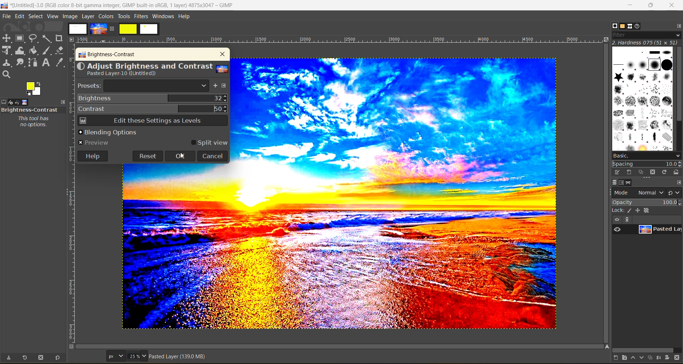 The height and width of the screenshot is (364, 683). Describe the element at coordinates (677, 172) in the screenshot. I see `open brush as image` at that location.